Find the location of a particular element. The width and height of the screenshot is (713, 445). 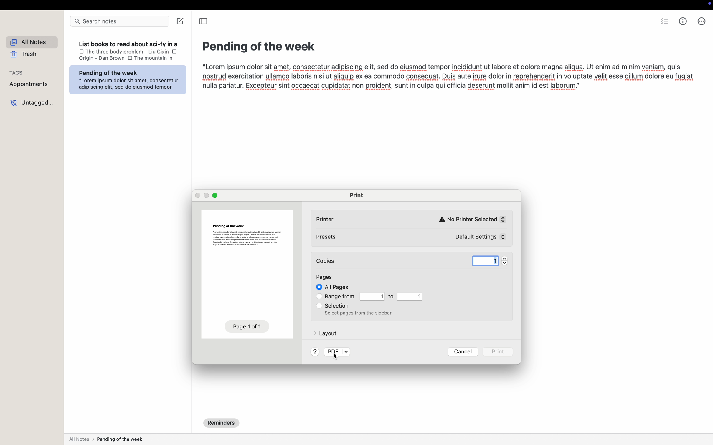

copies is located at coordinates (344, 261).